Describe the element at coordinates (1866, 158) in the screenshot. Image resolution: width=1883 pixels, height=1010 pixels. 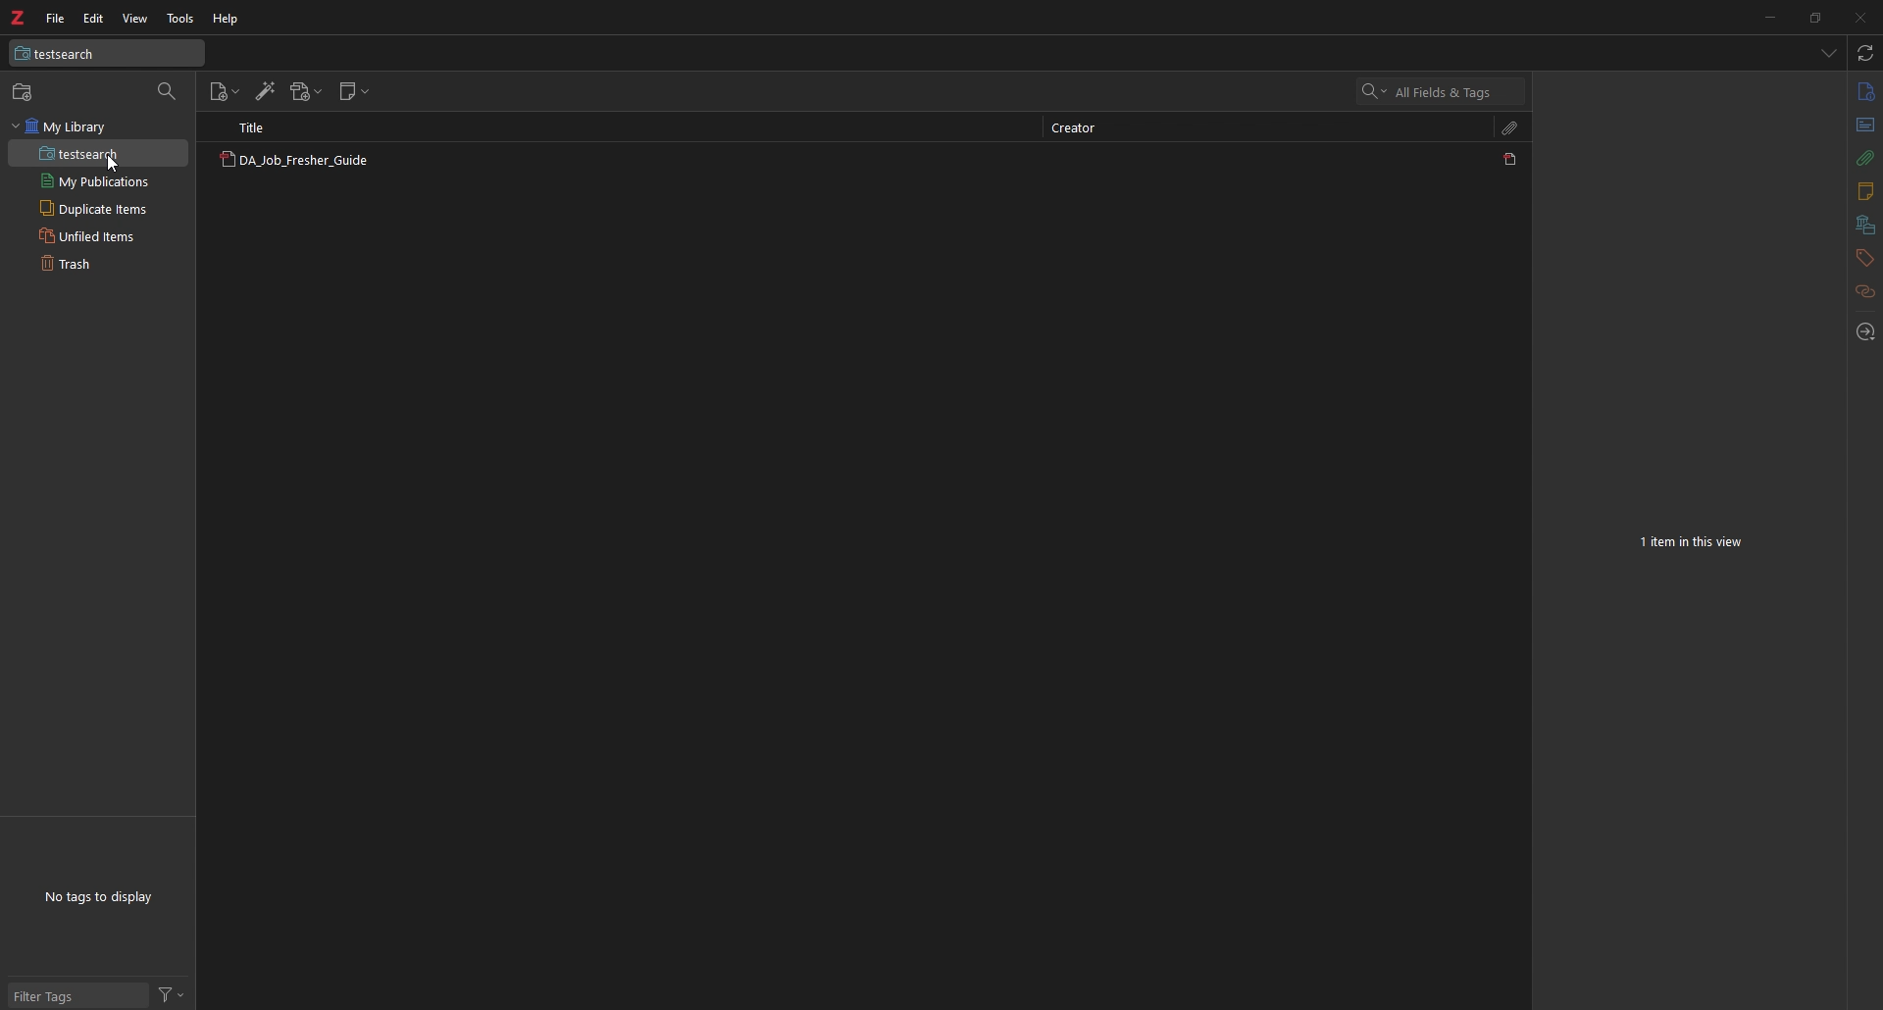
I see `attachment` at that location.